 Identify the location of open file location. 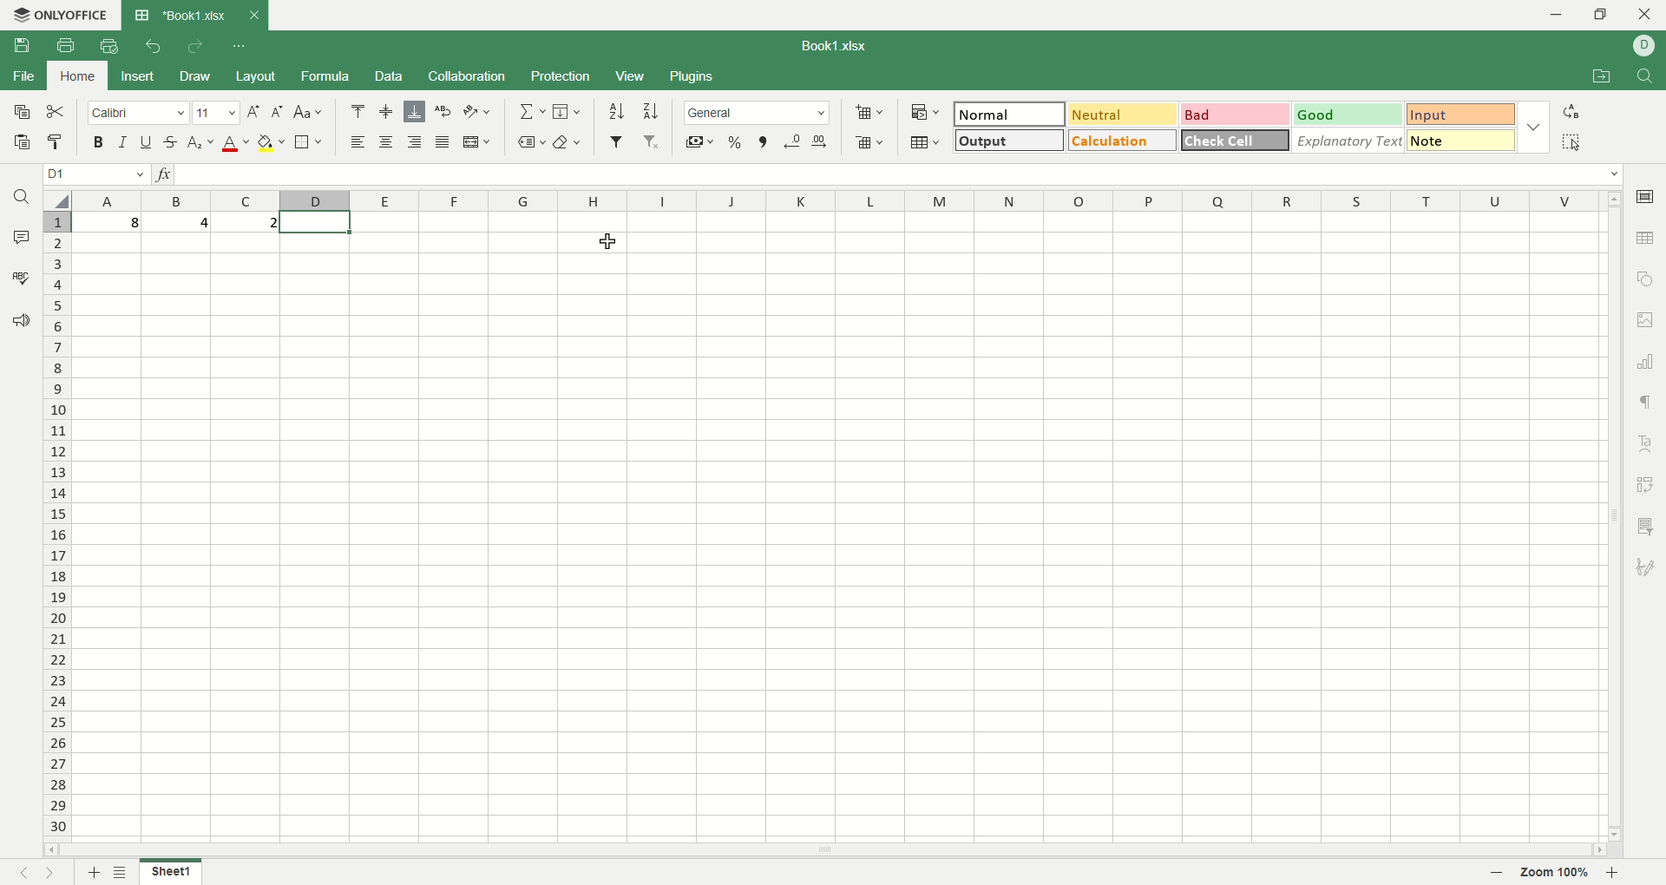
(1607, 75).